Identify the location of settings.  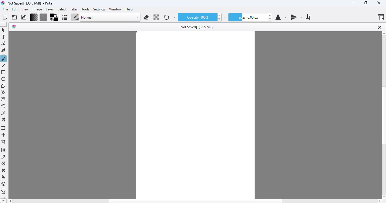
(100, 9).